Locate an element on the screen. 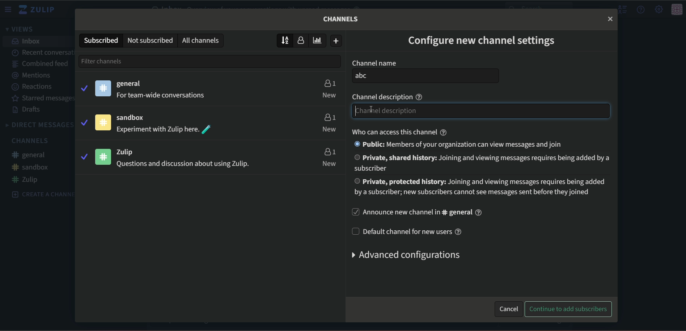 The image size is (686, 331). subscribed is located at coordinates (100, 40).